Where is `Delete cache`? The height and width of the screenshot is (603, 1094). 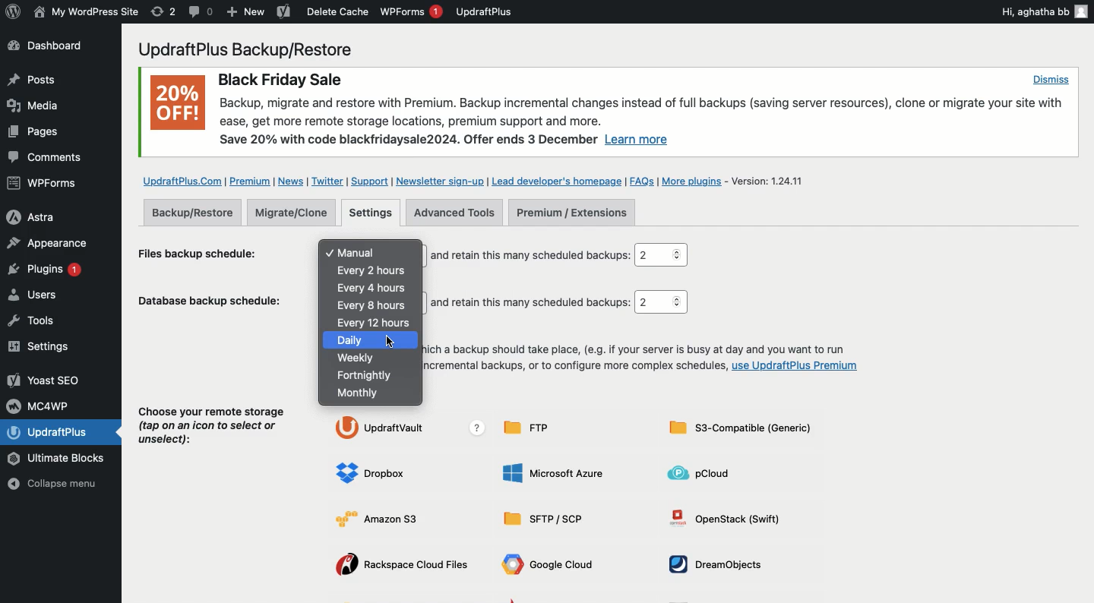 Delete cache is located at coordinates (338, 11).